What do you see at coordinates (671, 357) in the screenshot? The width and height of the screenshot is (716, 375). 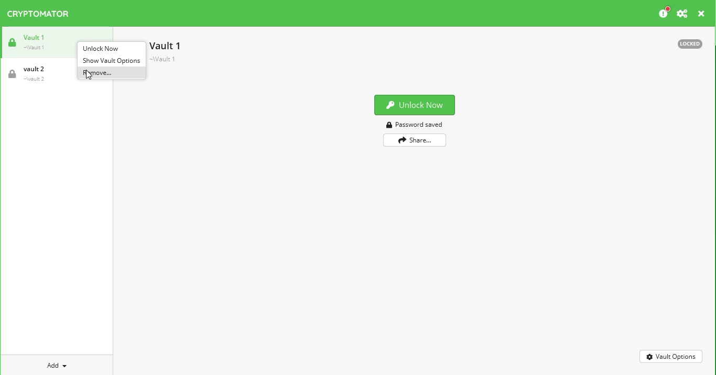 I see `vault options` at bounding box center [671, 357].